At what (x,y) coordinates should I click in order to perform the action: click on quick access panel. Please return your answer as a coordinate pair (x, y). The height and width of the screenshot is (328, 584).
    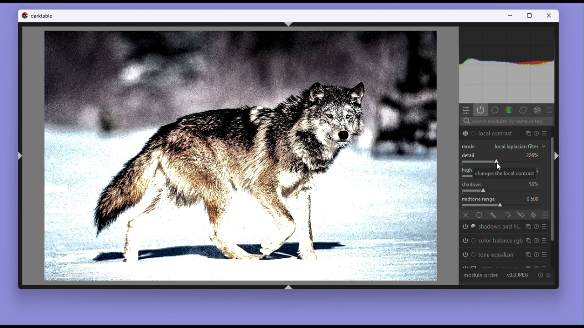
    Looking at the image, I should click on (465, 110).